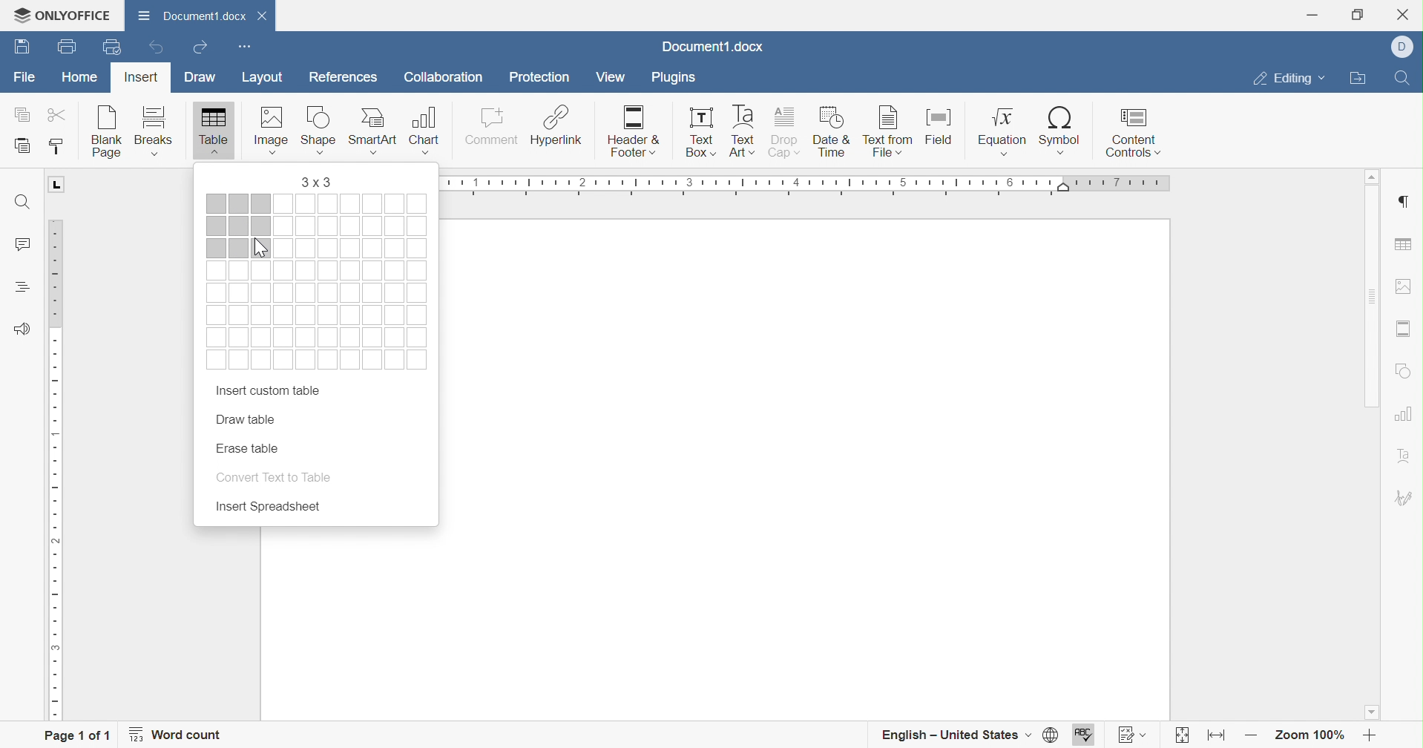 This screenshot has height=748, width=1423. I want to click on Document1.docx, so click(195, 16).